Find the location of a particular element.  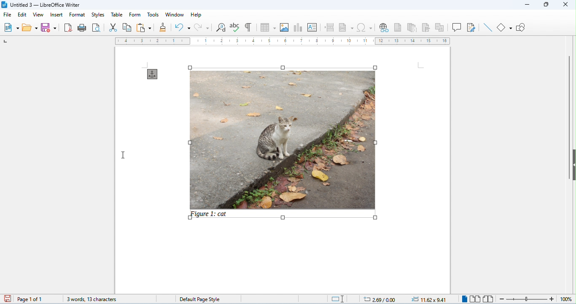

insert field is located at coordinates (346, 27).